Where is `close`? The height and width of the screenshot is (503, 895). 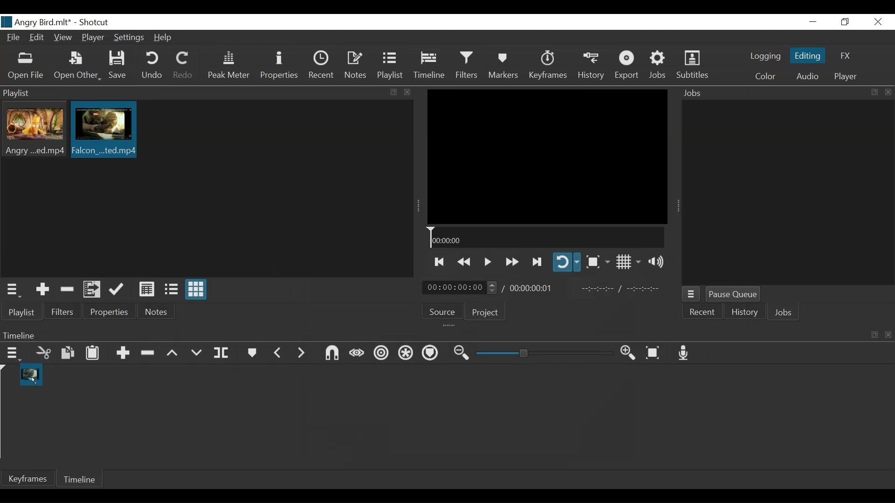
close is located at coordinates (889, 335).